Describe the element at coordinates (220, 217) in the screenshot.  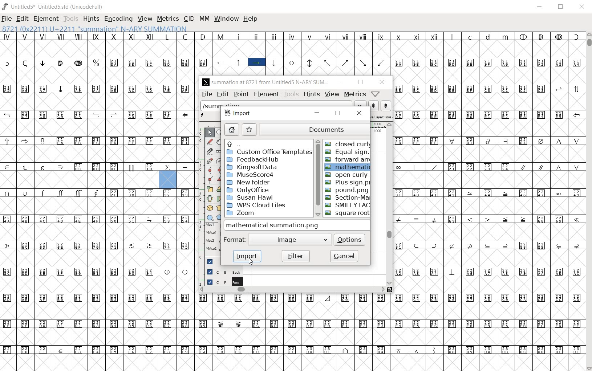
I see `polygon or star` at that location.